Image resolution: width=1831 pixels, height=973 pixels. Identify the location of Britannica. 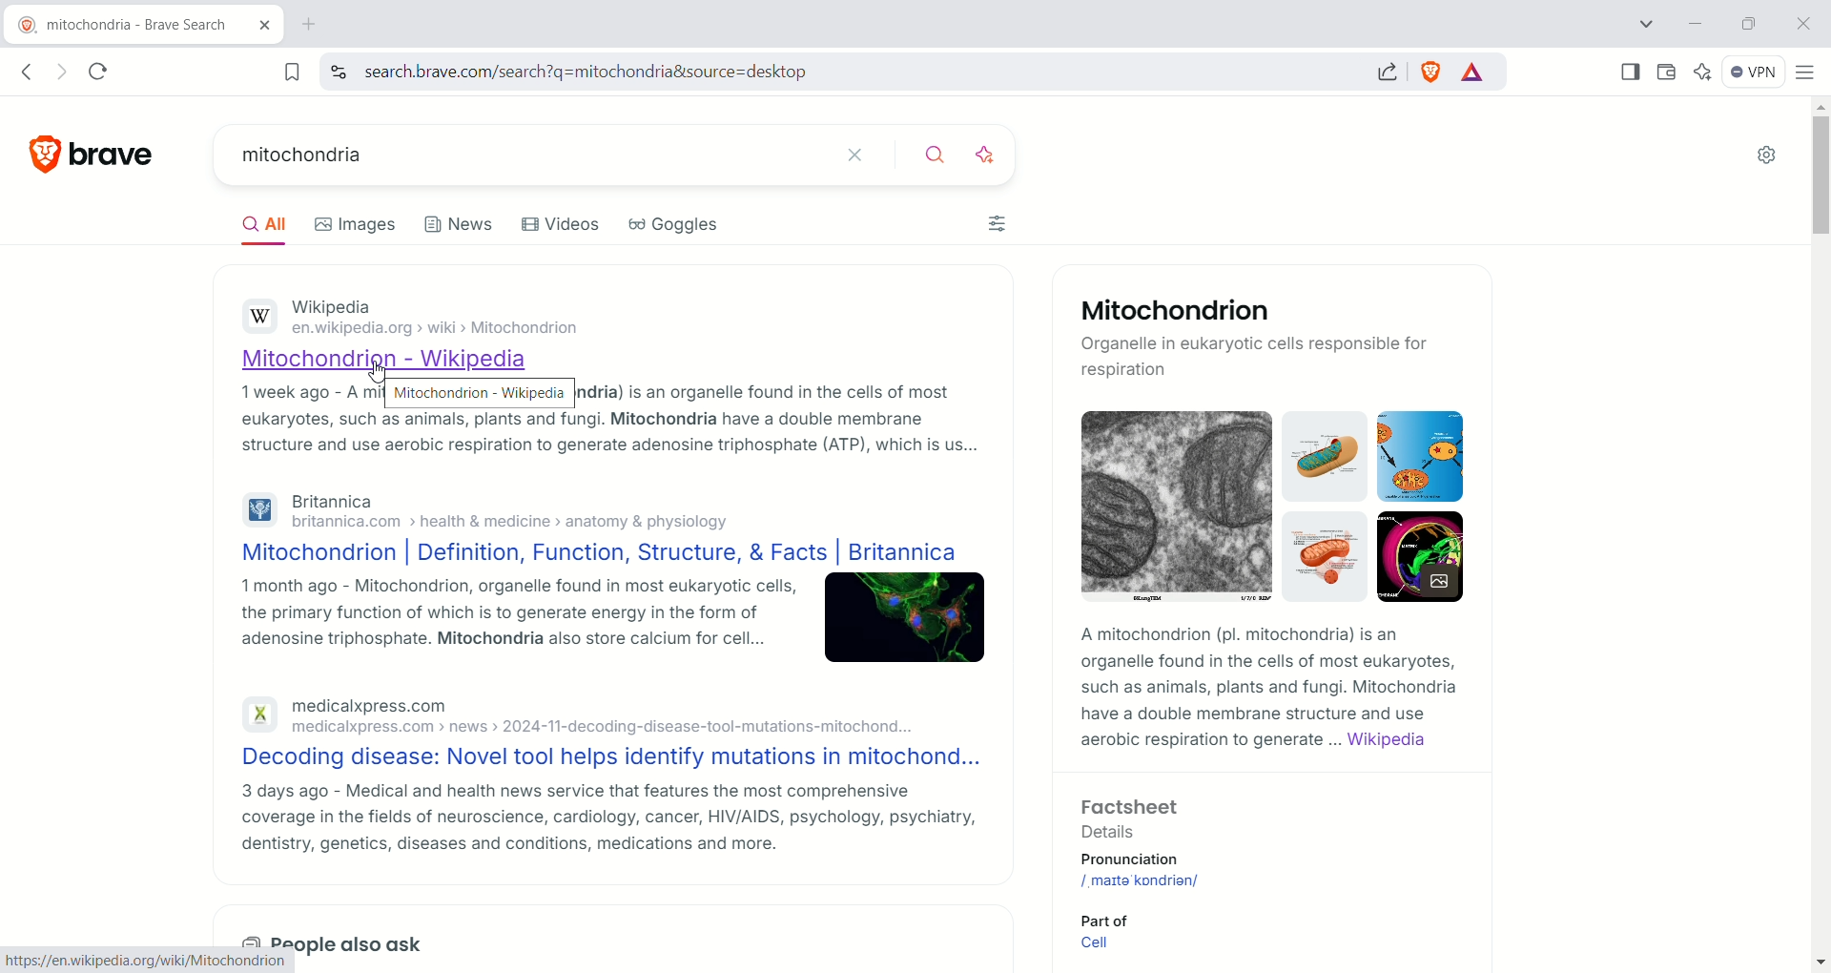
(340, 498).